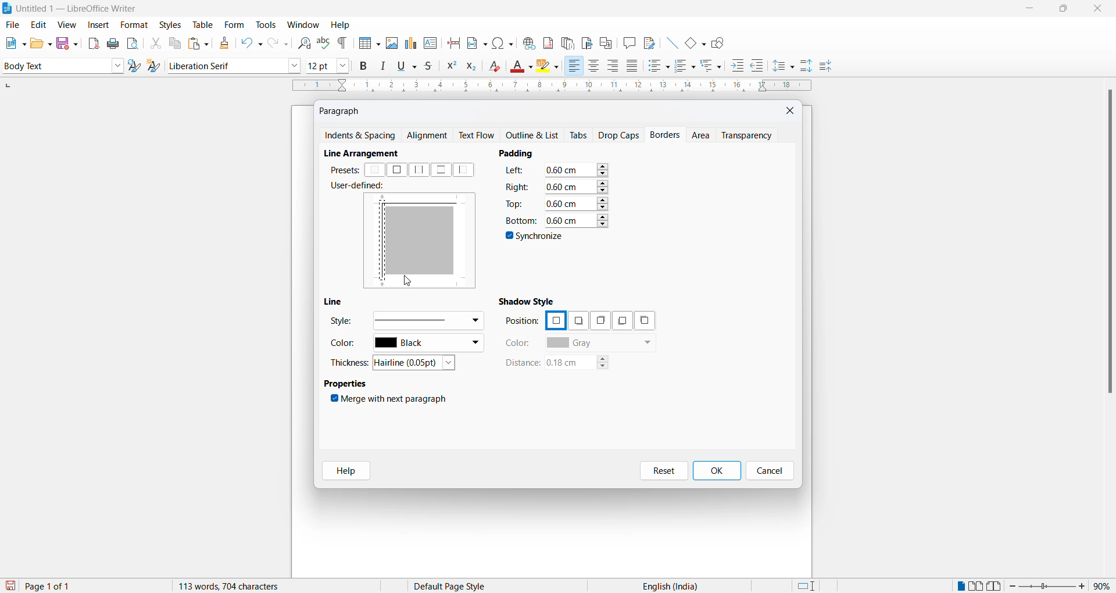  What do you see at coordinates (341, 25) in the screenshot?
I see `help` at bounding box center [341, 25].